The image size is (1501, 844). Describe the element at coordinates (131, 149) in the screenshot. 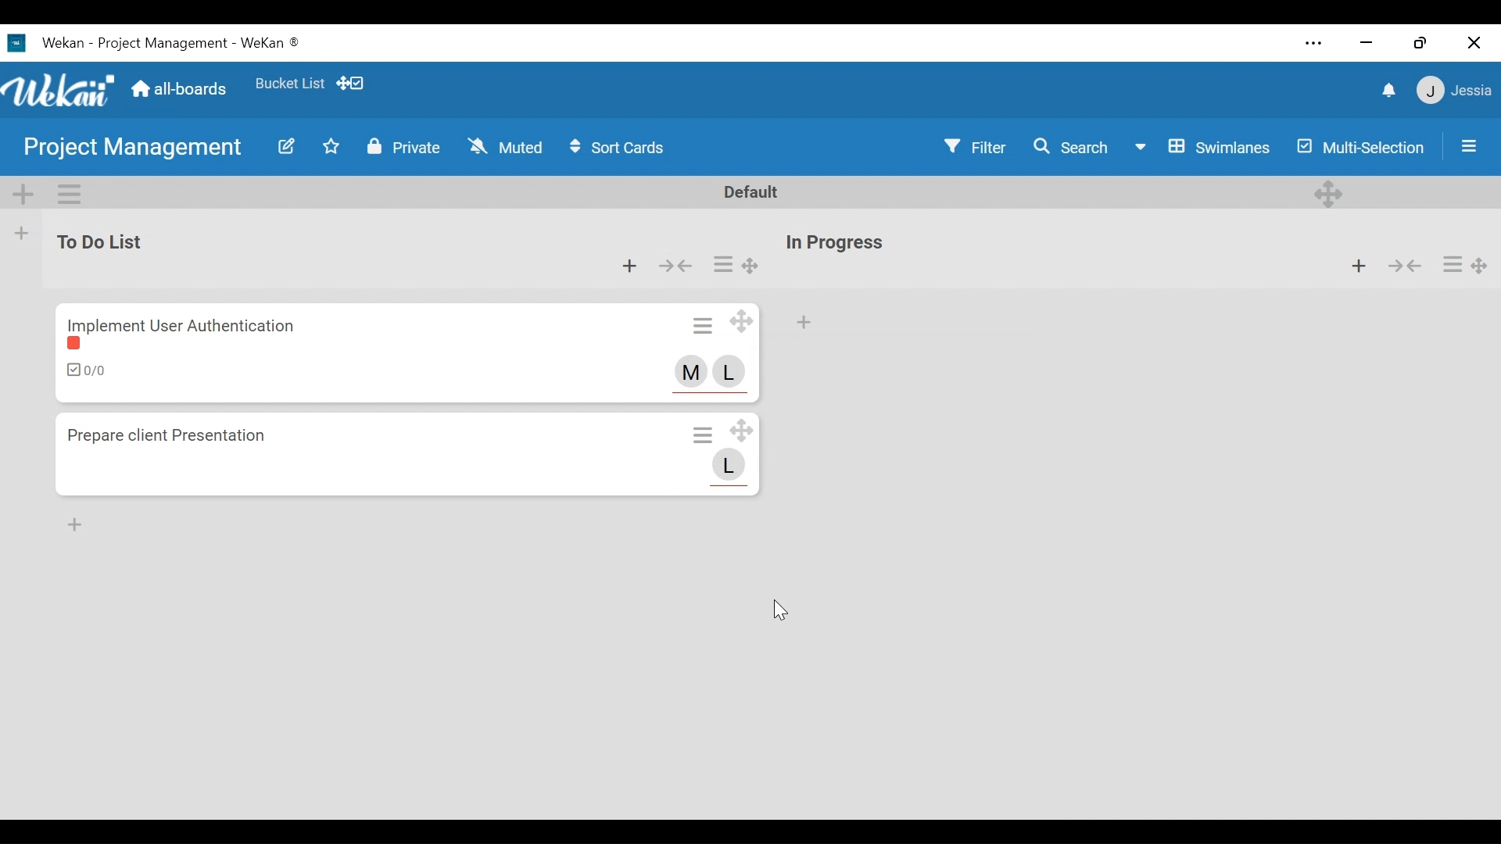

I see `Board Name` at that location.